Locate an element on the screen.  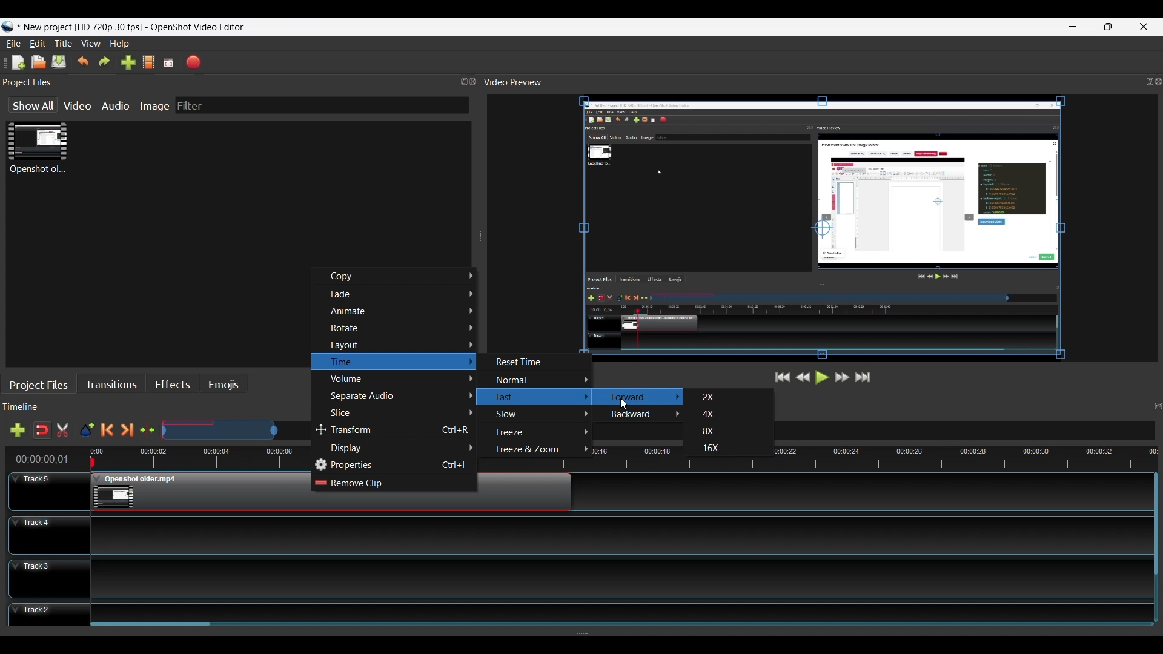
Emojis is located at coordinates (224, 386).